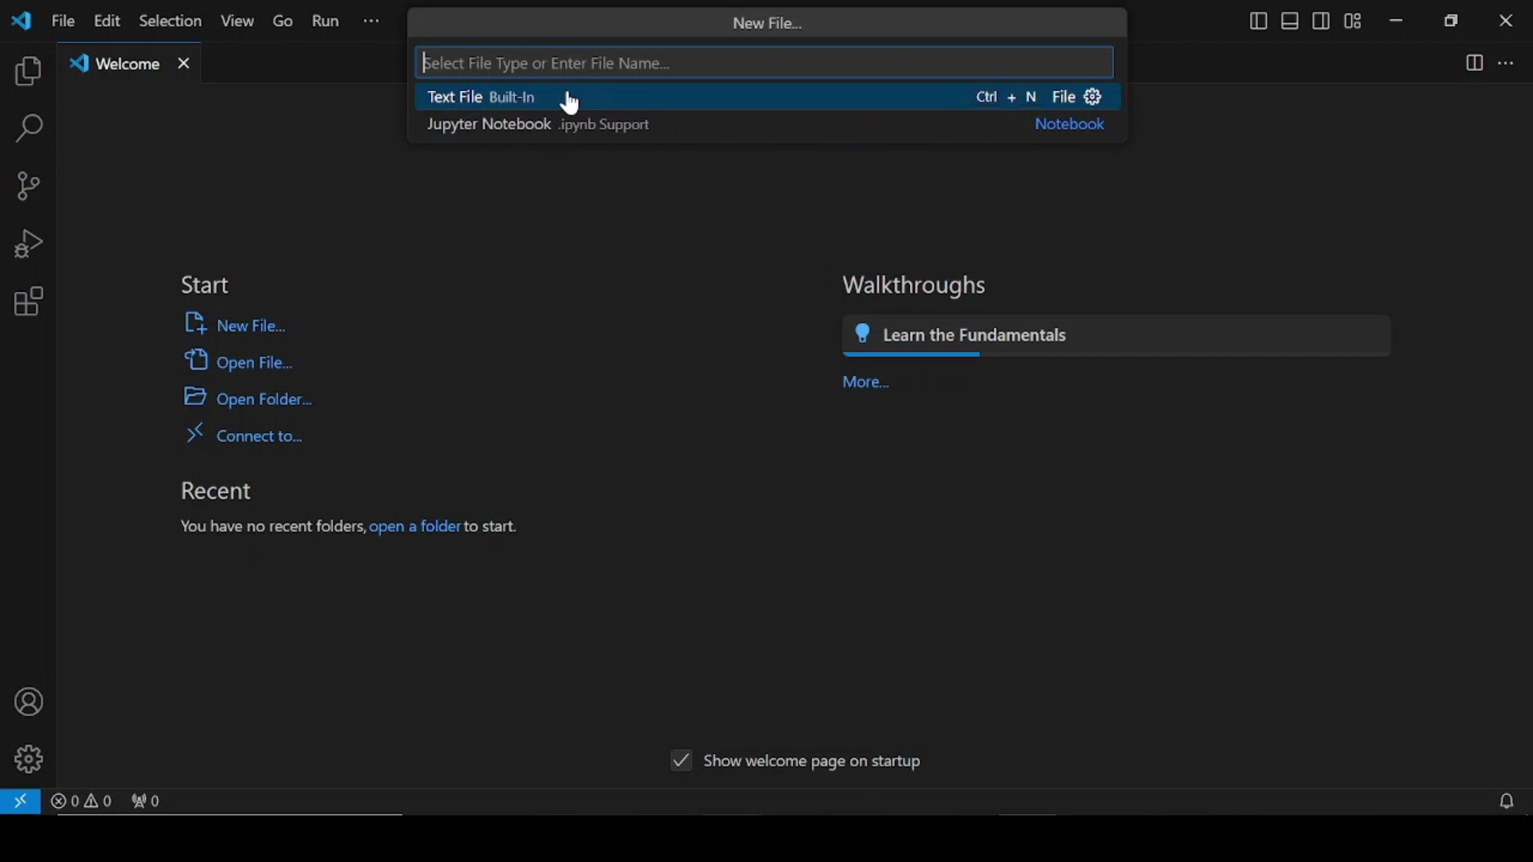 This screenshot has width=1533, height=862. Describe the element at coordinates (246, 397) in the screenshot. I see `open folder` at that location.